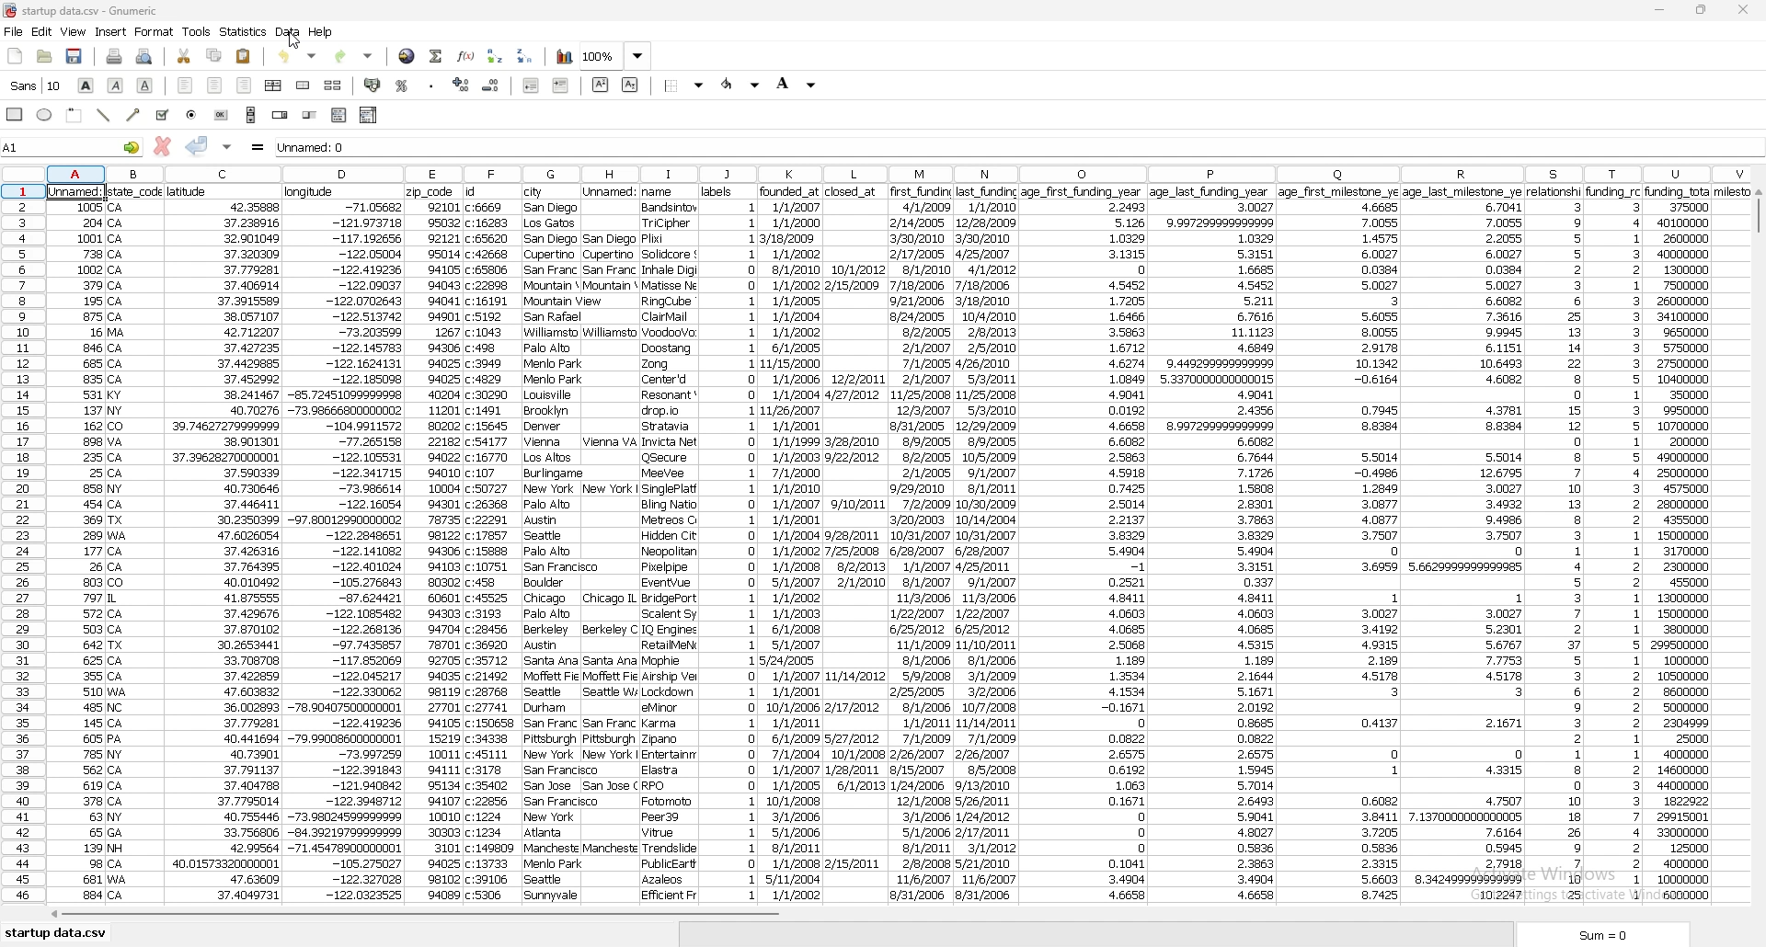 Image resolution: width=1766 pixels, height=947 pixels. What do you see at coordinates (1757, 551) in the screenshot?
I see `scroll bar` at bounding box center [1757, 551].